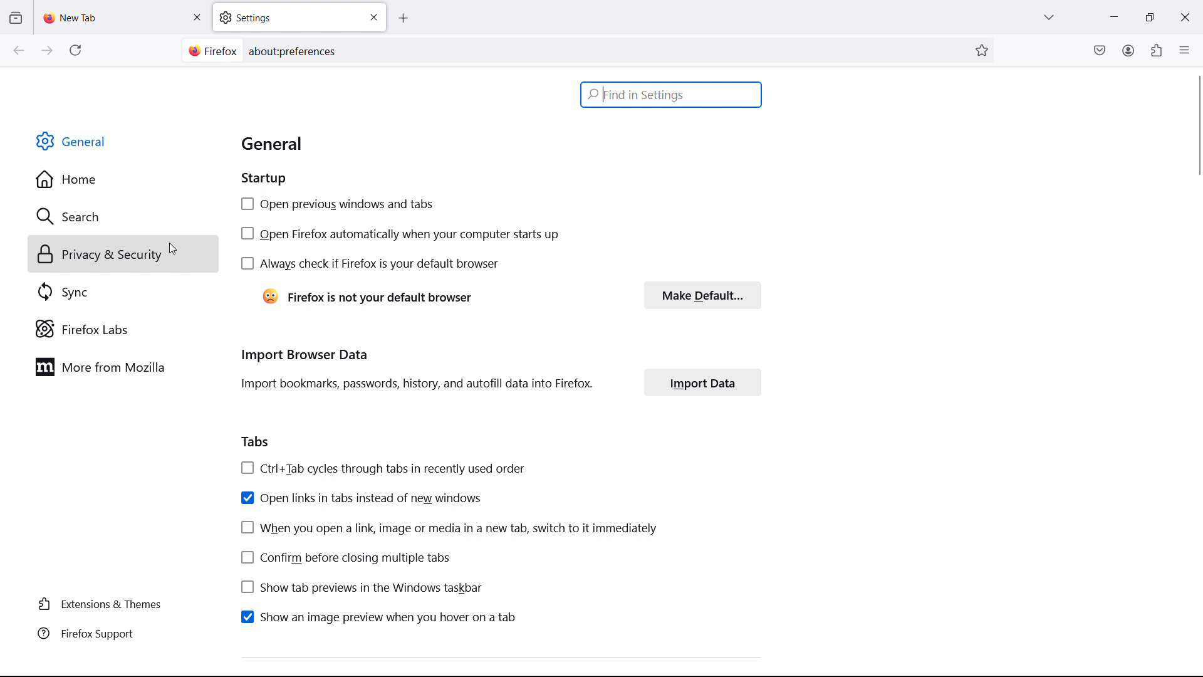  Describe the element at coordinates (1100, 50) in the screenshot. I see `save to pocket` at that location.